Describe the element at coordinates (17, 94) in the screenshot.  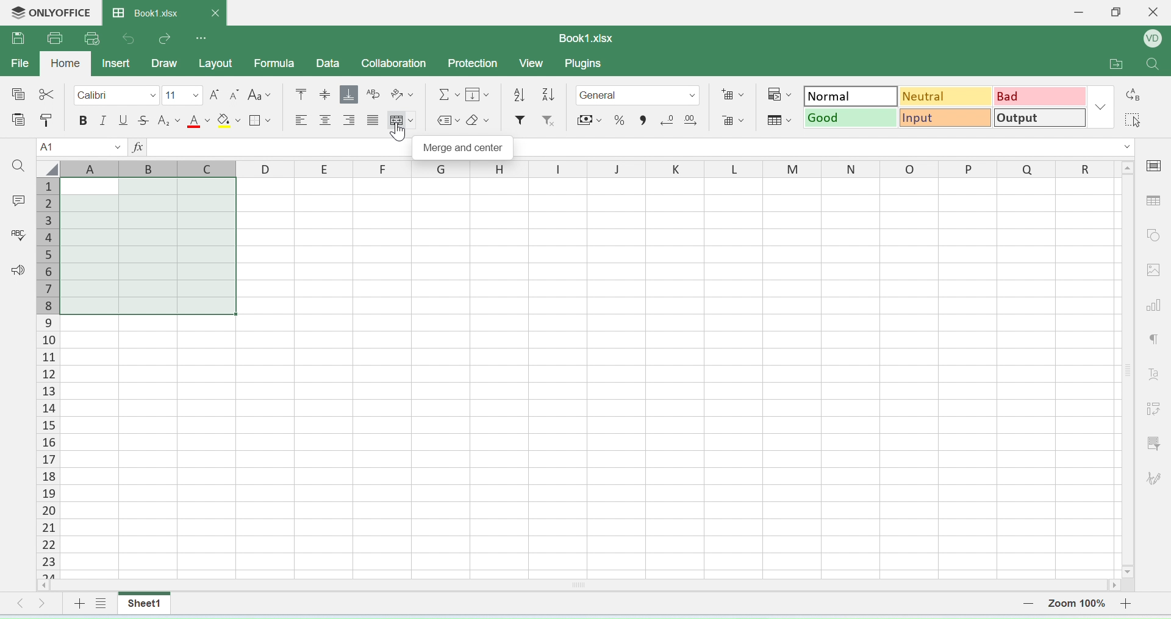
I see `special` at that location.